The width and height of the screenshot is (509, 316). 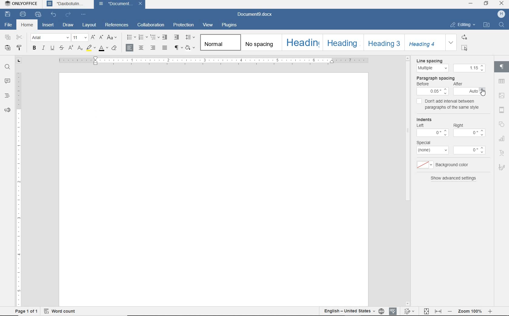 I want to click on paragraph line spacing, so click(x=190, y=38).